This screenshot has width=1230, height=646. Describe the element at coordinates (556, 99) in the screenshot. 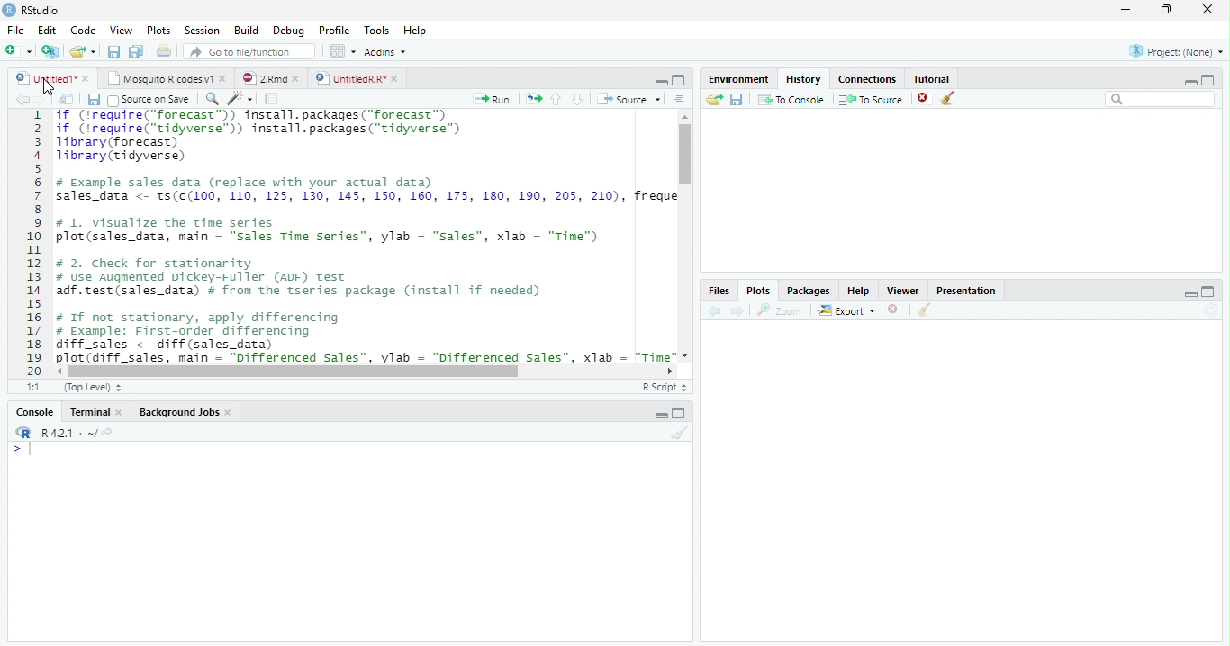

I see `Up` at that location.